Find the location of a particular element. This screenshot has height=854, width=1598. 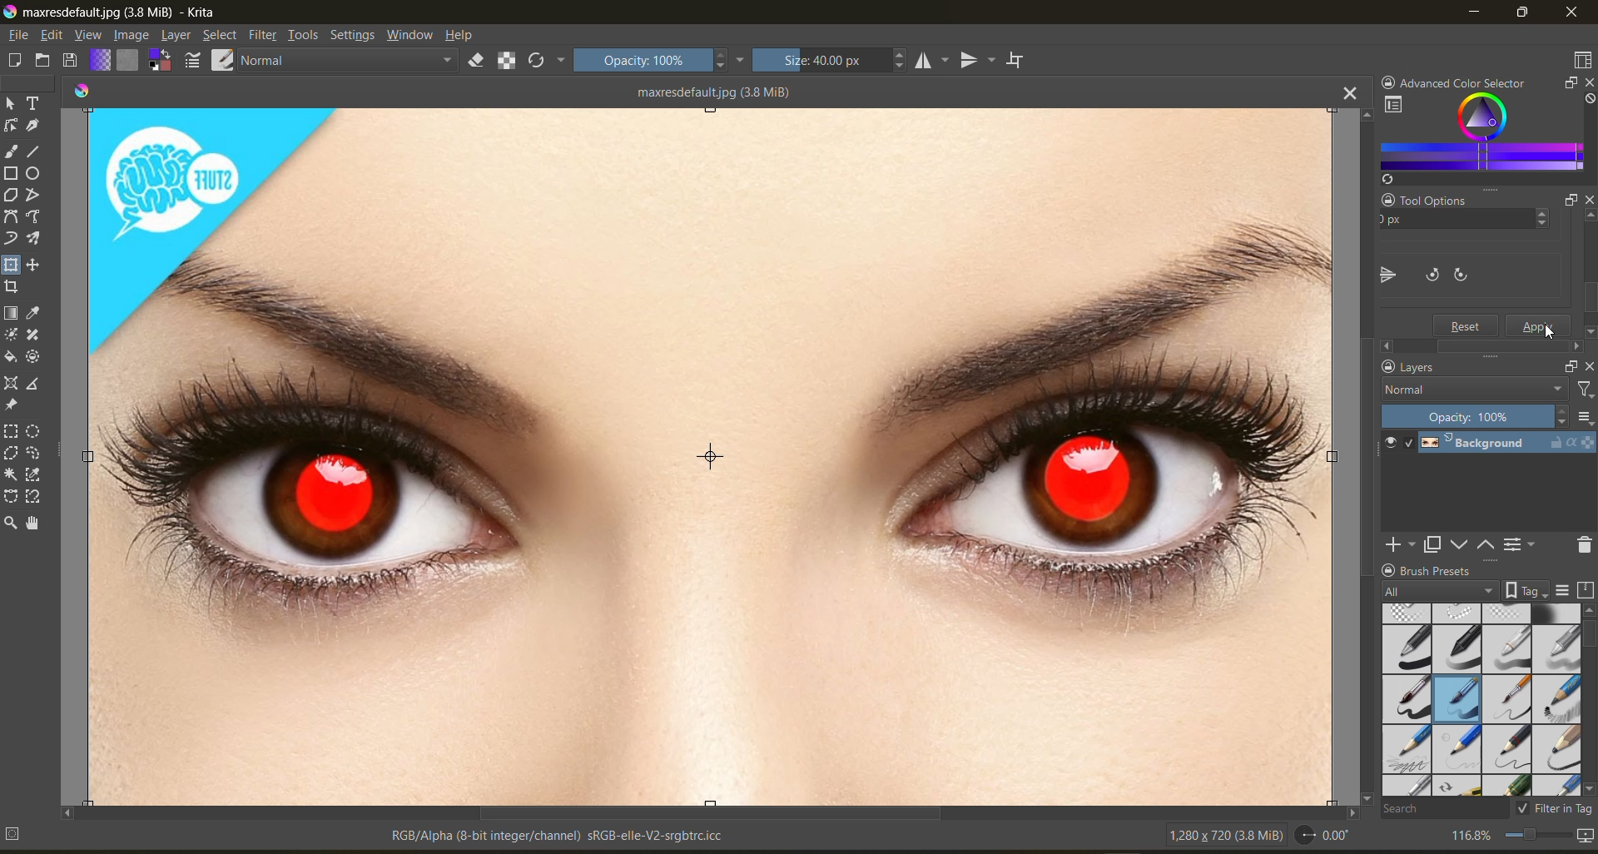

tool is located at coordinates (11, 217).